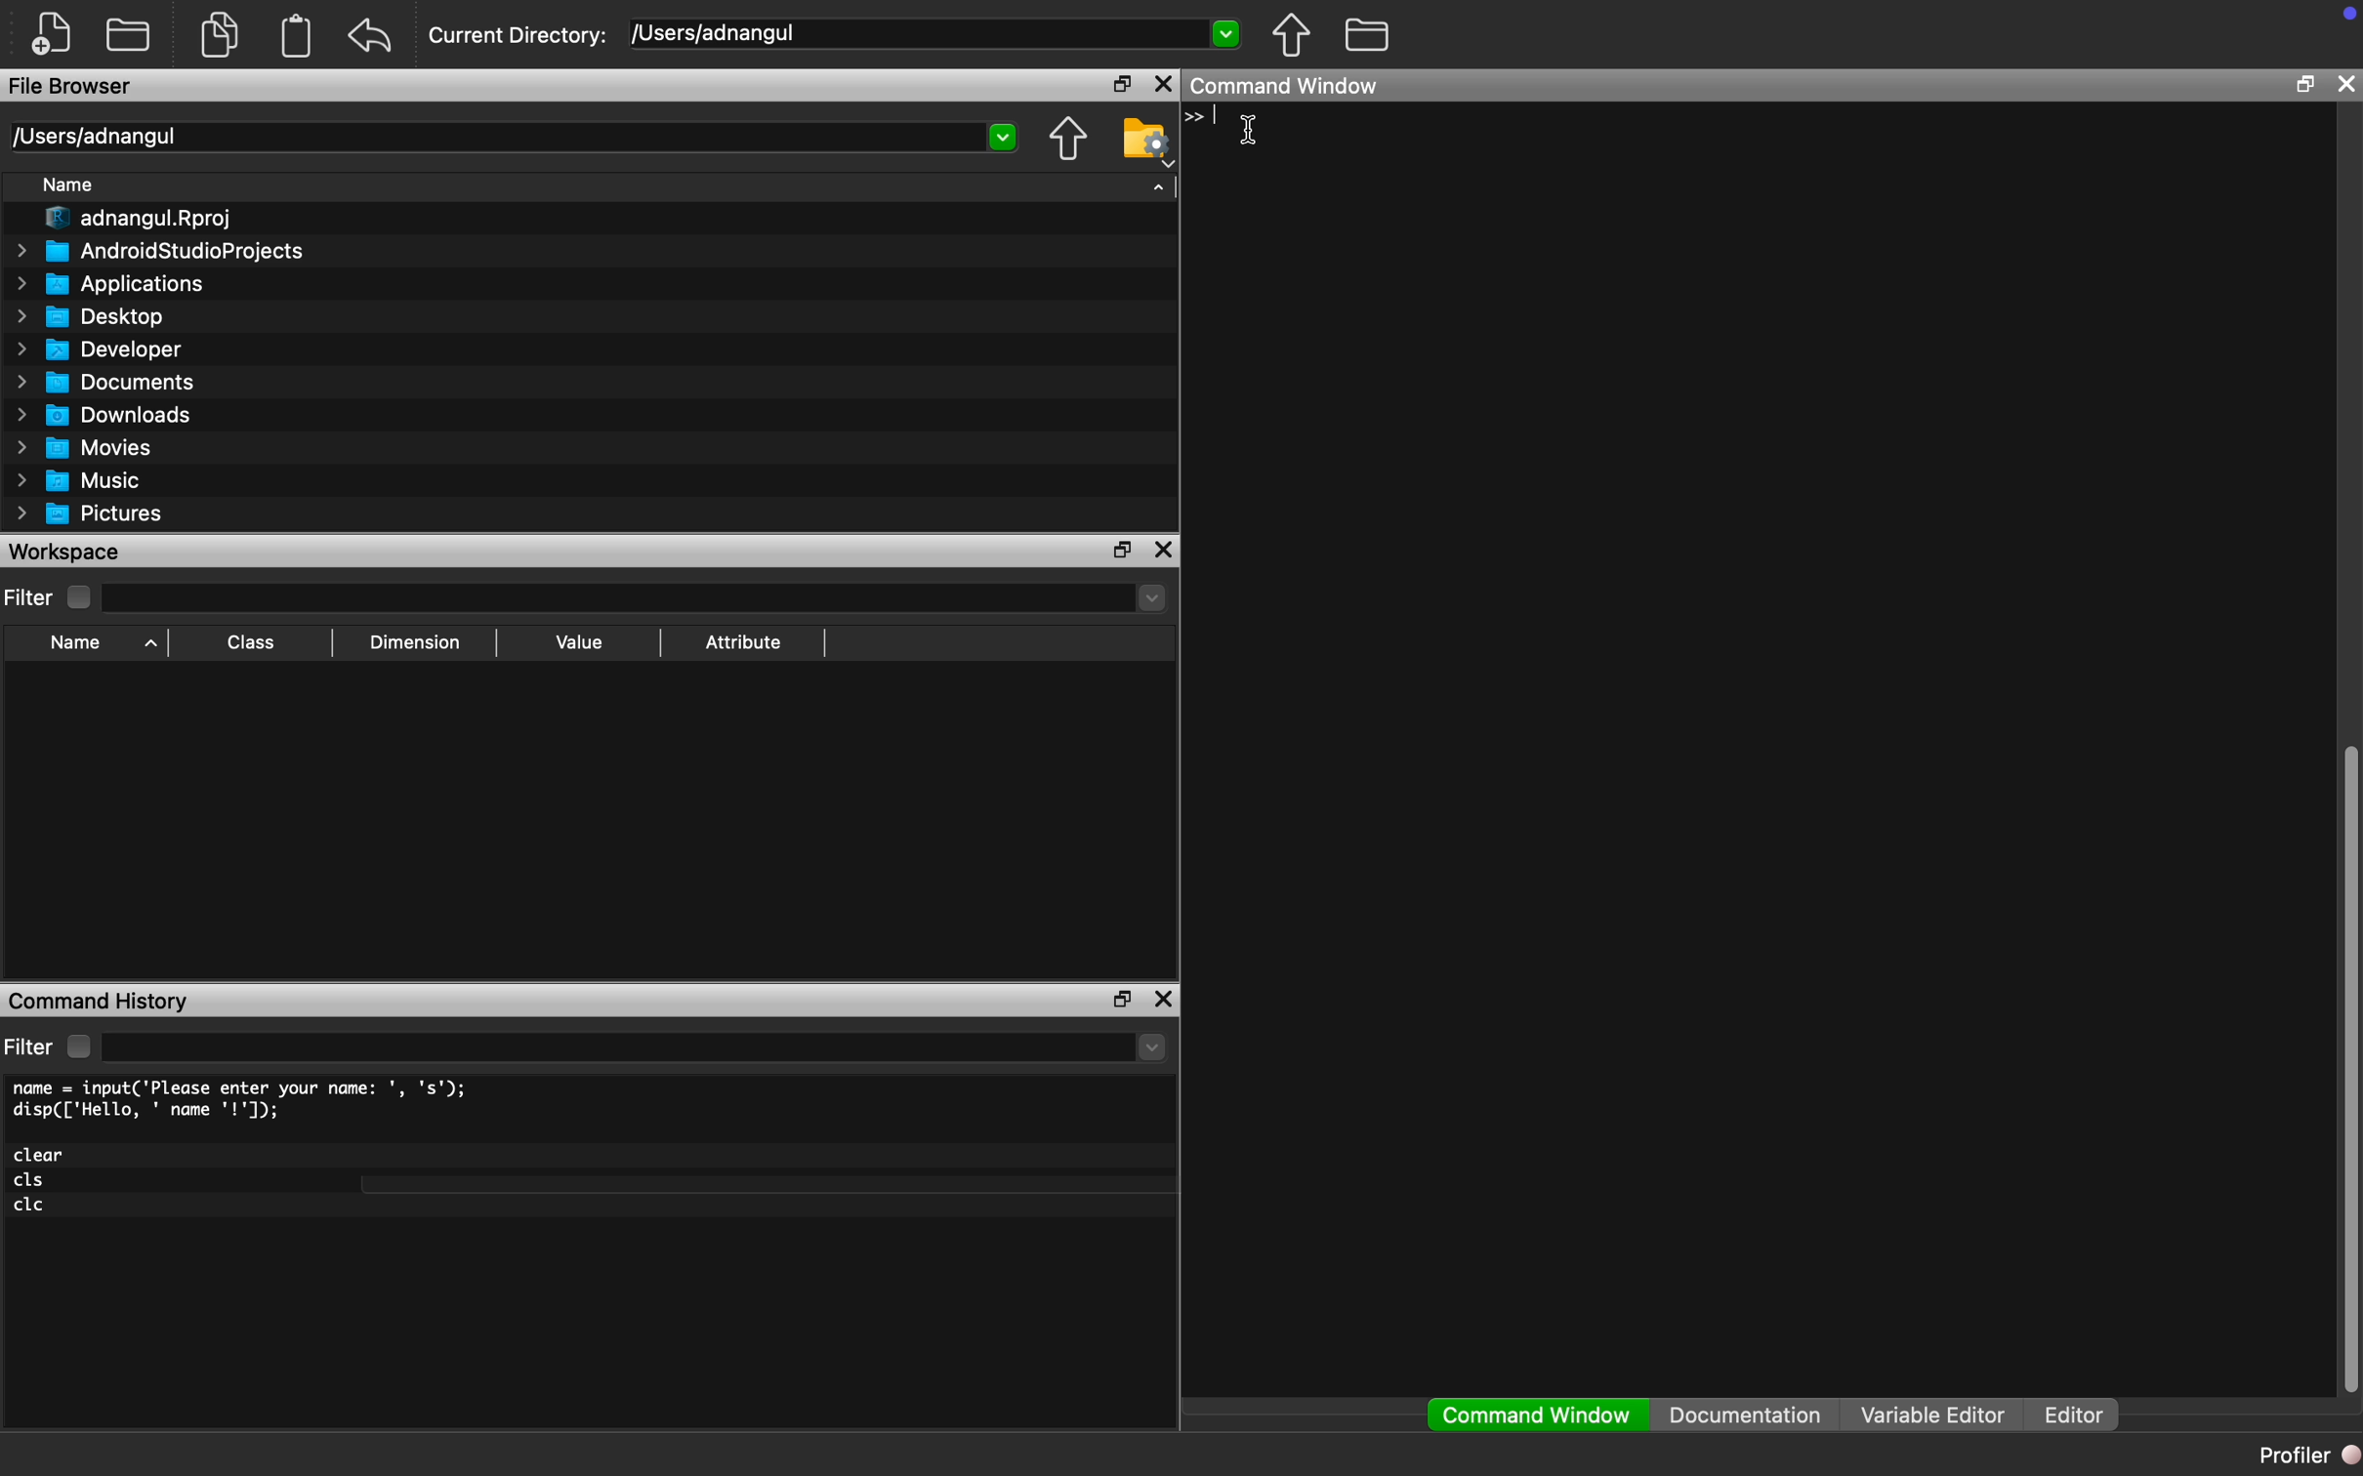 The height and width of the screenshot is (1476, 2363). Describe the element at coordinates (2306, 1454) in the screenshot. I see `Profiler` at that location.